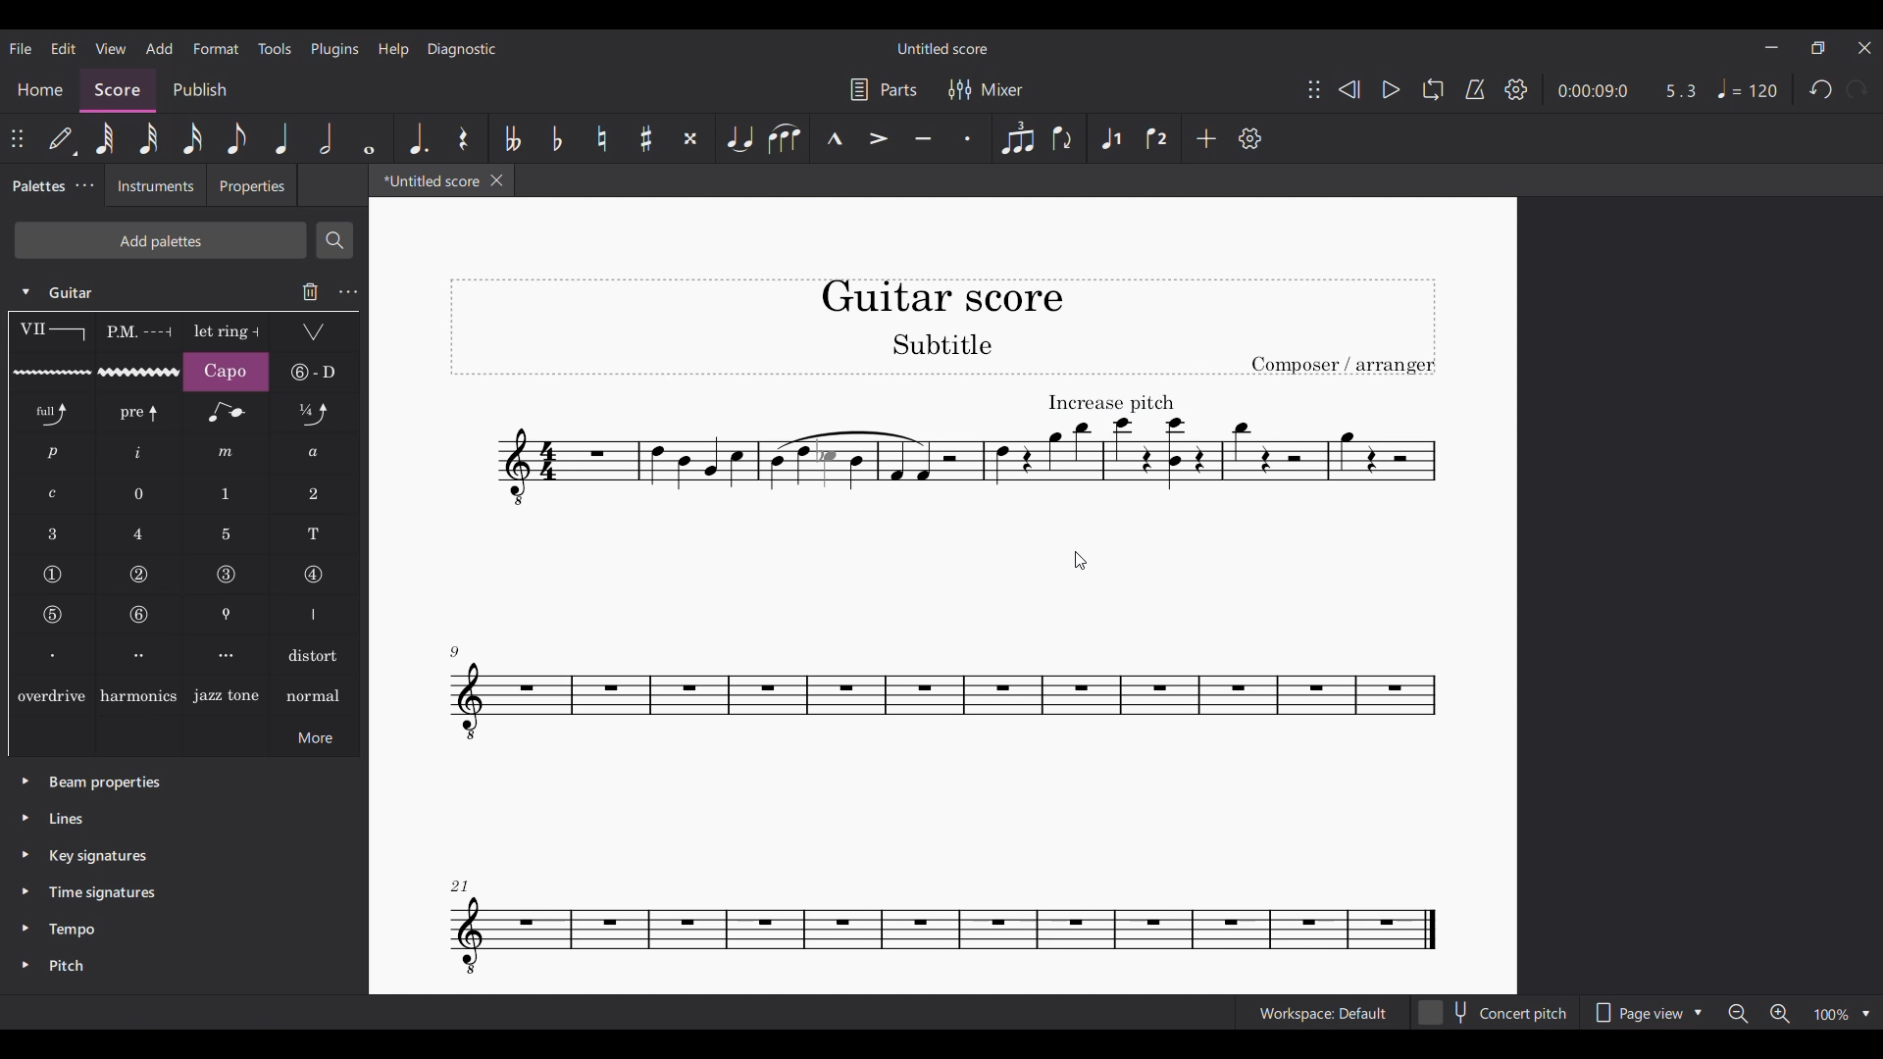  I want to click on overdrive, so click(51, 694).